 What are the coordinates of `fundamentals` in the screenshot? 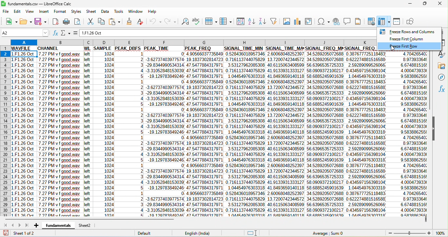 It's located at (59, 226).